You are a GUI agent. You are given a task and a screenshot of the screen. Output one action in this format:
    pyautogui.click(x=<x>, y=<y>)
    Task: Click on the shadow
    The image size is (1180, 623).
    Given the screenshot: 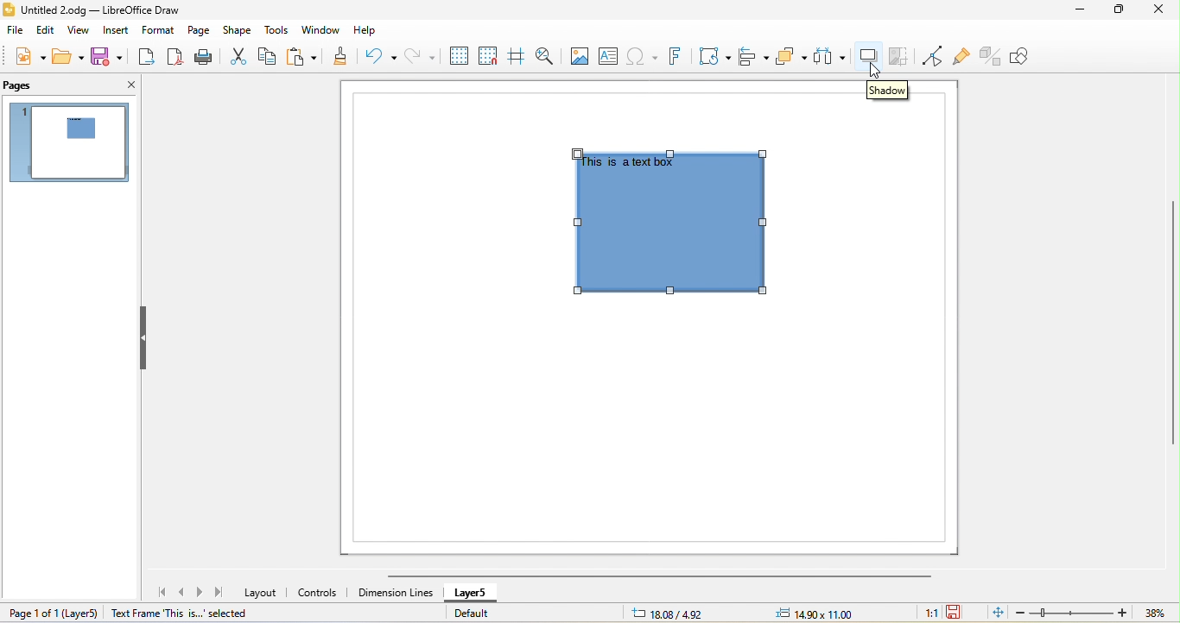 What is the action you would take?
    pyautogui.click(x=888, y=92)
    